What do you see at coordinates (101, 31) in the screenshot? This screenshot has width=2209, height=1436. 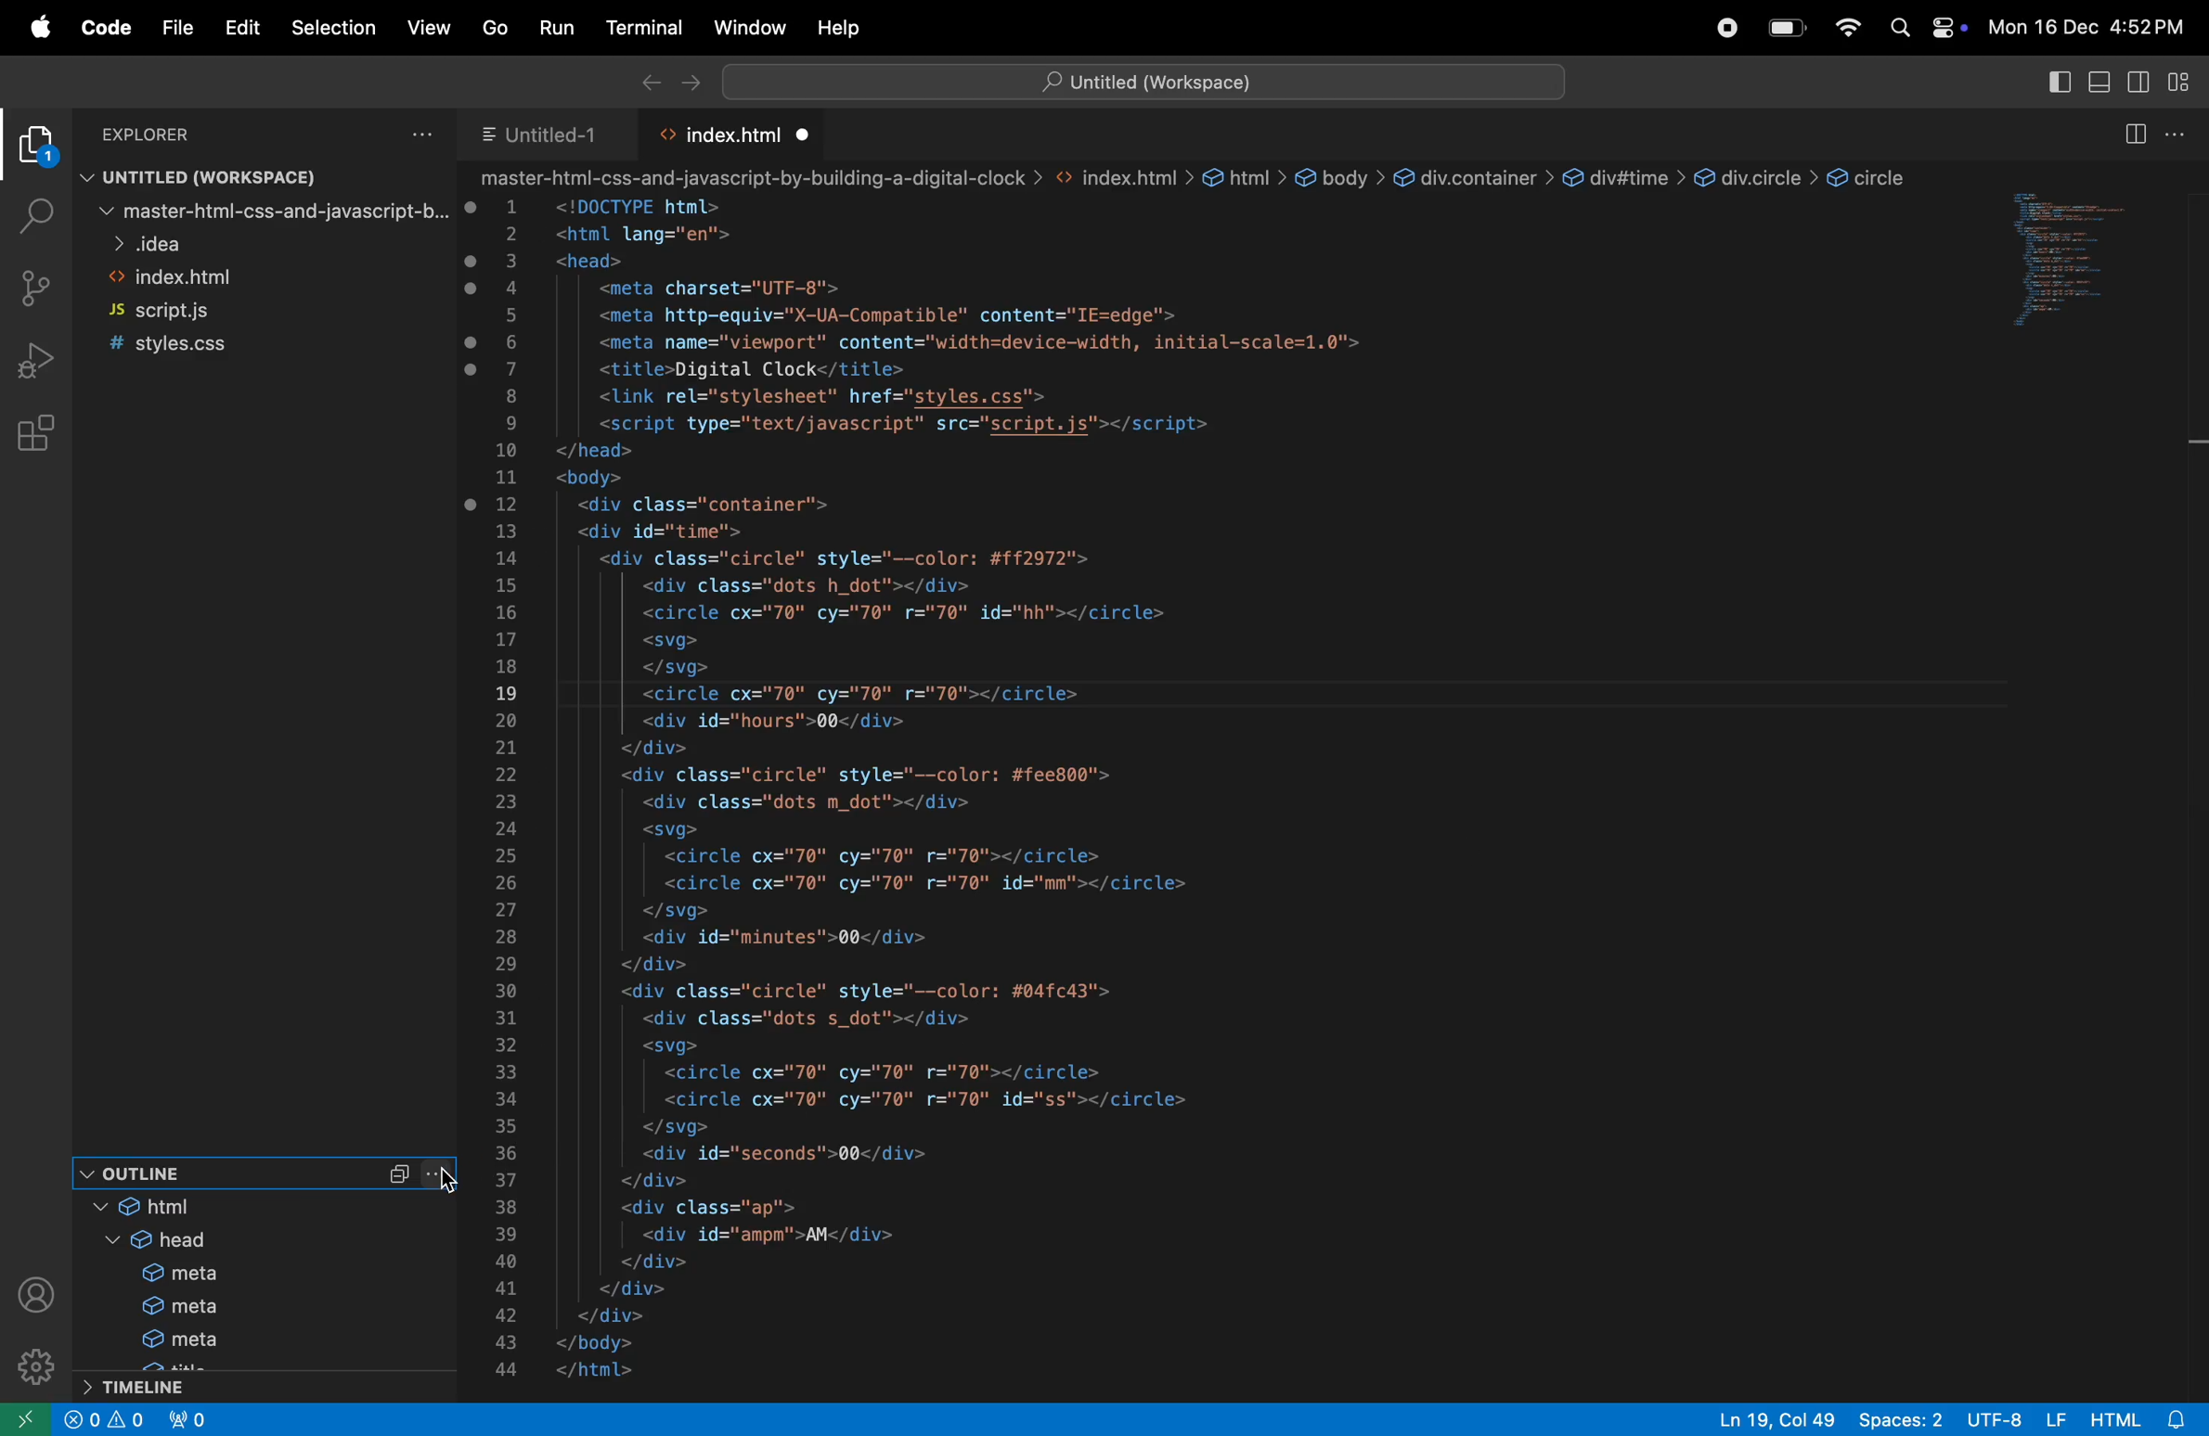 I see `code` at bounding box center [101, 31].